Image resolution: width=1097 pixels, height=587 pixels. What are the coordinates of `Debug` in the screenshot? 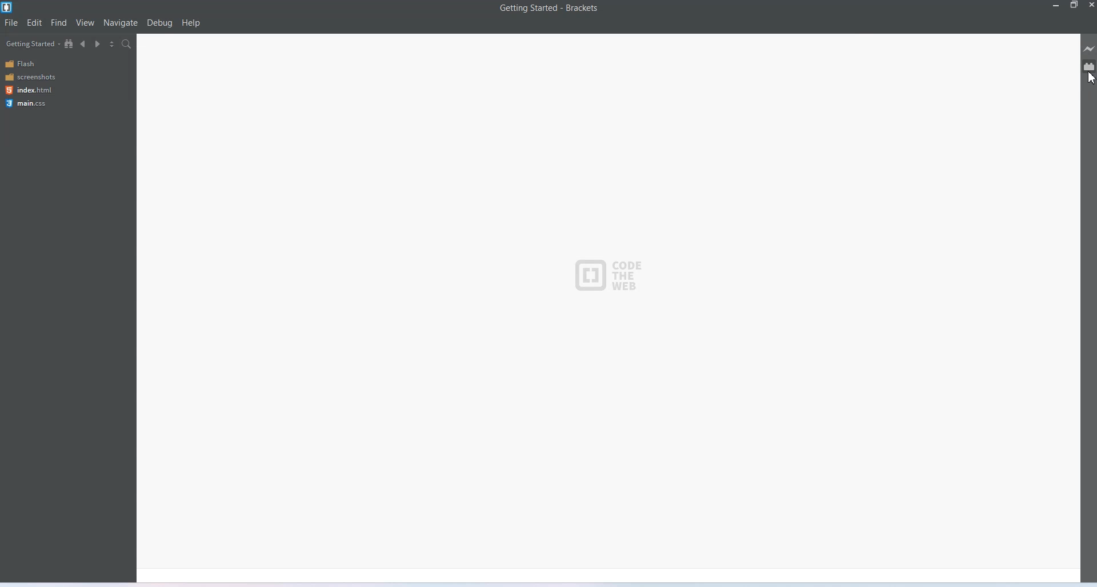 It's located at (160, 23).